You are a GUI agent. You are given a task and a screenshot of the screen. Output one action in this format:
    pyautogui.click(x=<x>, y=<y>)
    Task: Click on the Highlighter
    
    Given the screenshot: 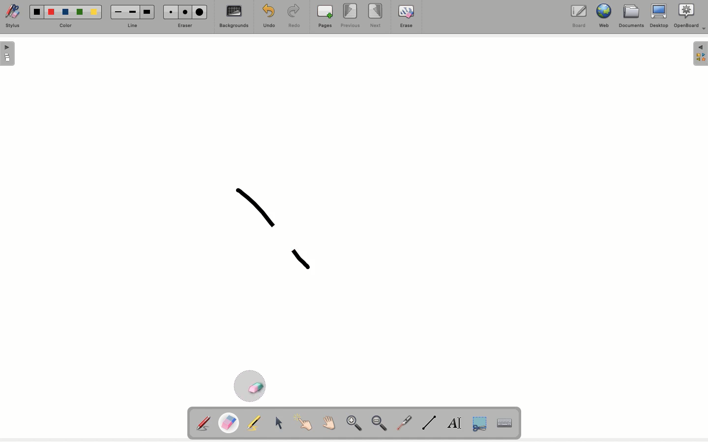 What is the action you would take?
    pyautogui.click(x=256, y=423)
    